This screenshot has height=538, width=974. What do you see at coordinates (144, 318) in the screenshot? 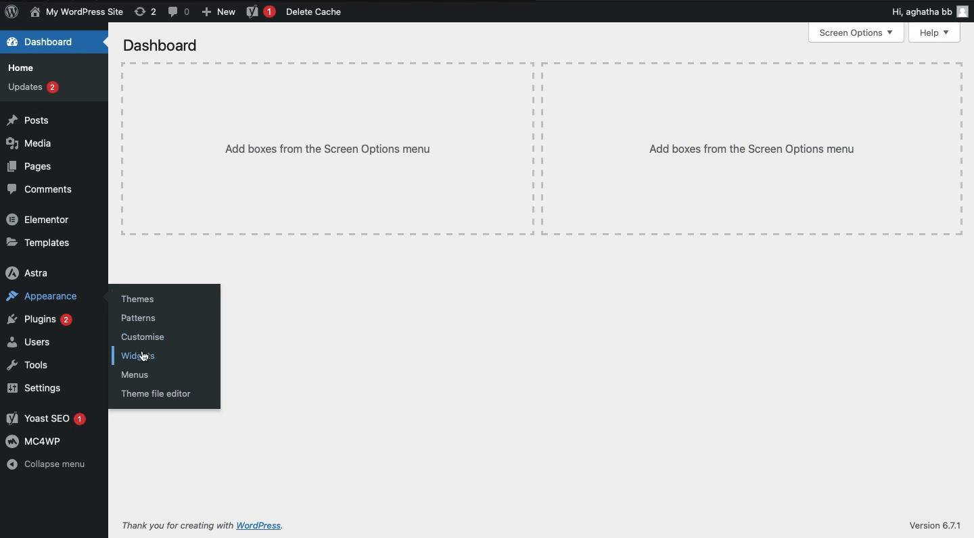
I see `Patterns` at bounding box center [144, 318].